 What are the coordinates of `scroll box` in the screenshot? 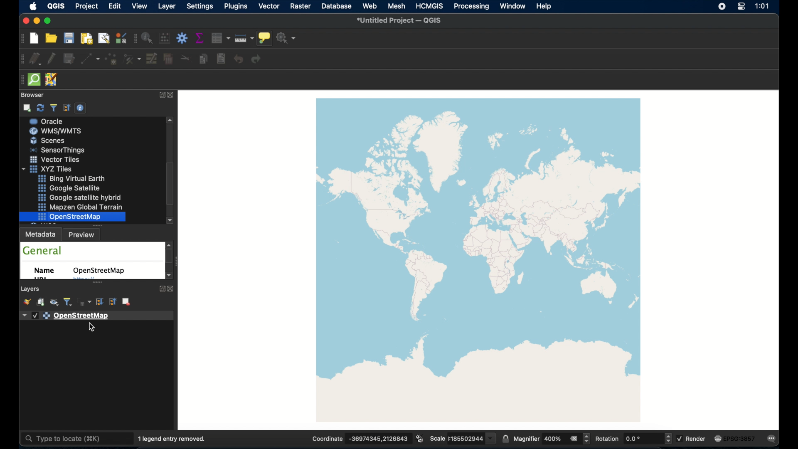 It's located at (170, 257).